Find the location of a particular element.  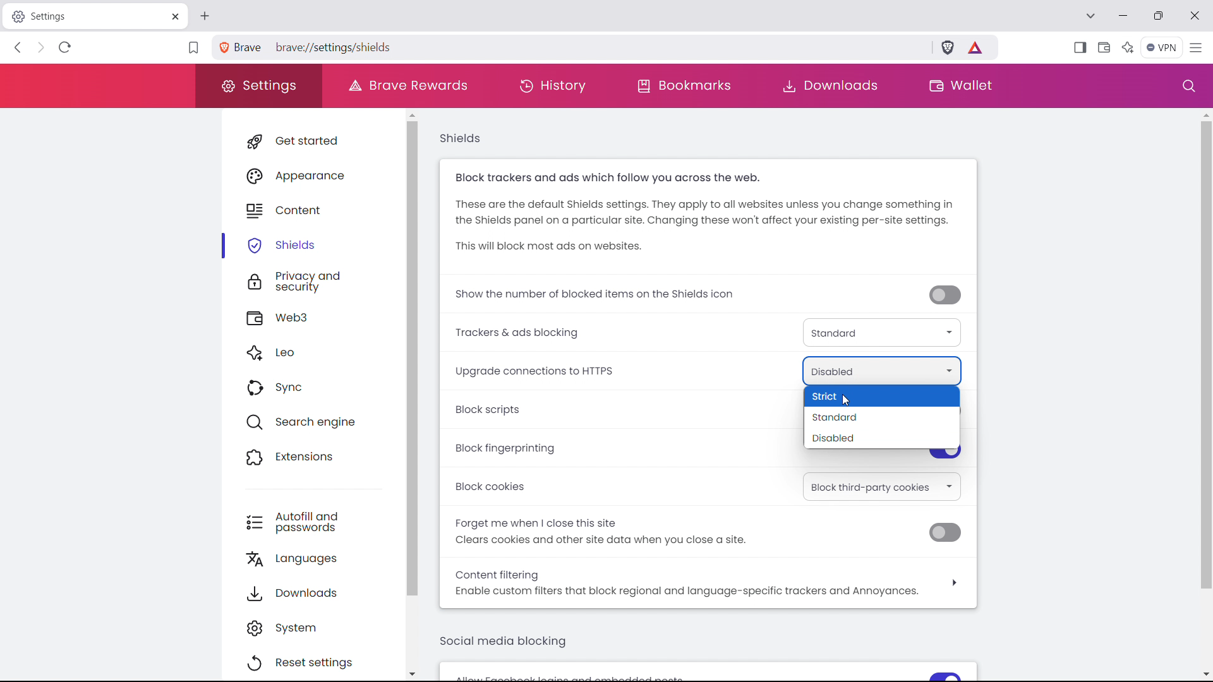

standard is located at coordinates (881, 417).